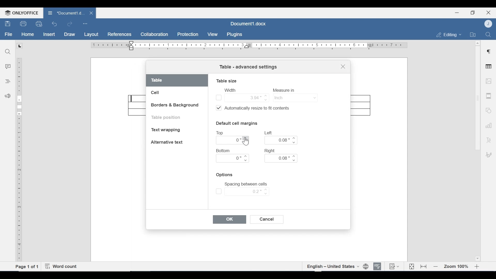 The image size is (496, 279). I want to click on *Document1.docx, so click(66, 12).